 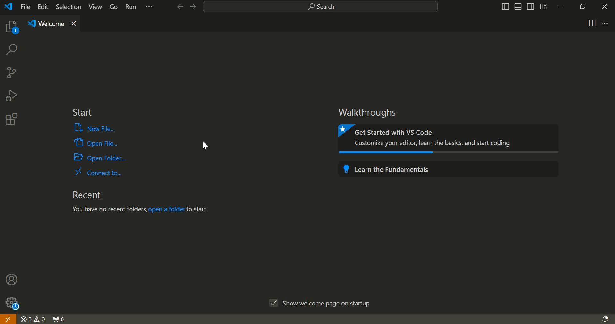 I want to click on connect to, so click(x=98, y=172).